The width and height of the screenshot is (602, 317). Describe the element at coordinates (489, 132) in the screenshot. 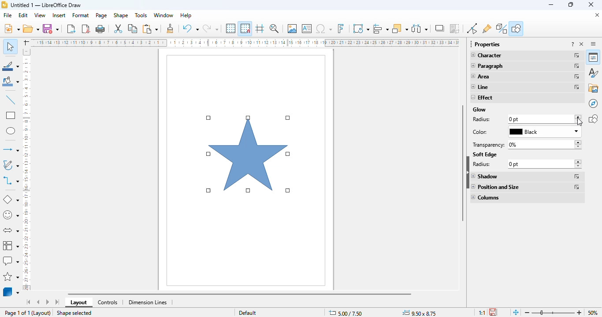

I see `color` at that location.